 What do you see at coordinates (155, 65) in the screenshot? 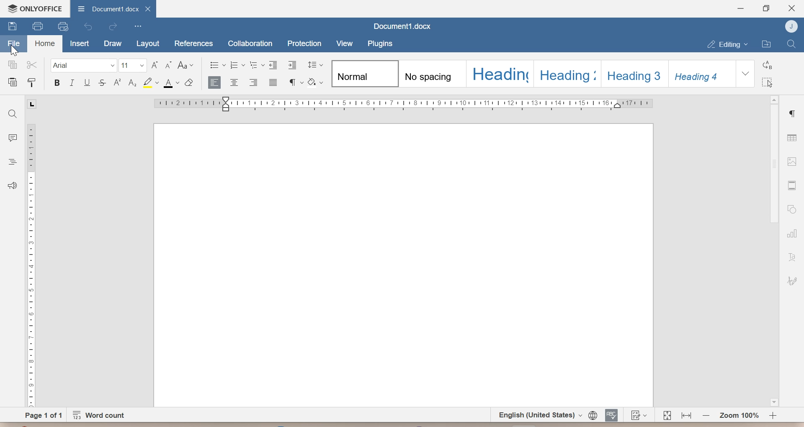
I see `Increment font size` at bounding box center [155, 65].